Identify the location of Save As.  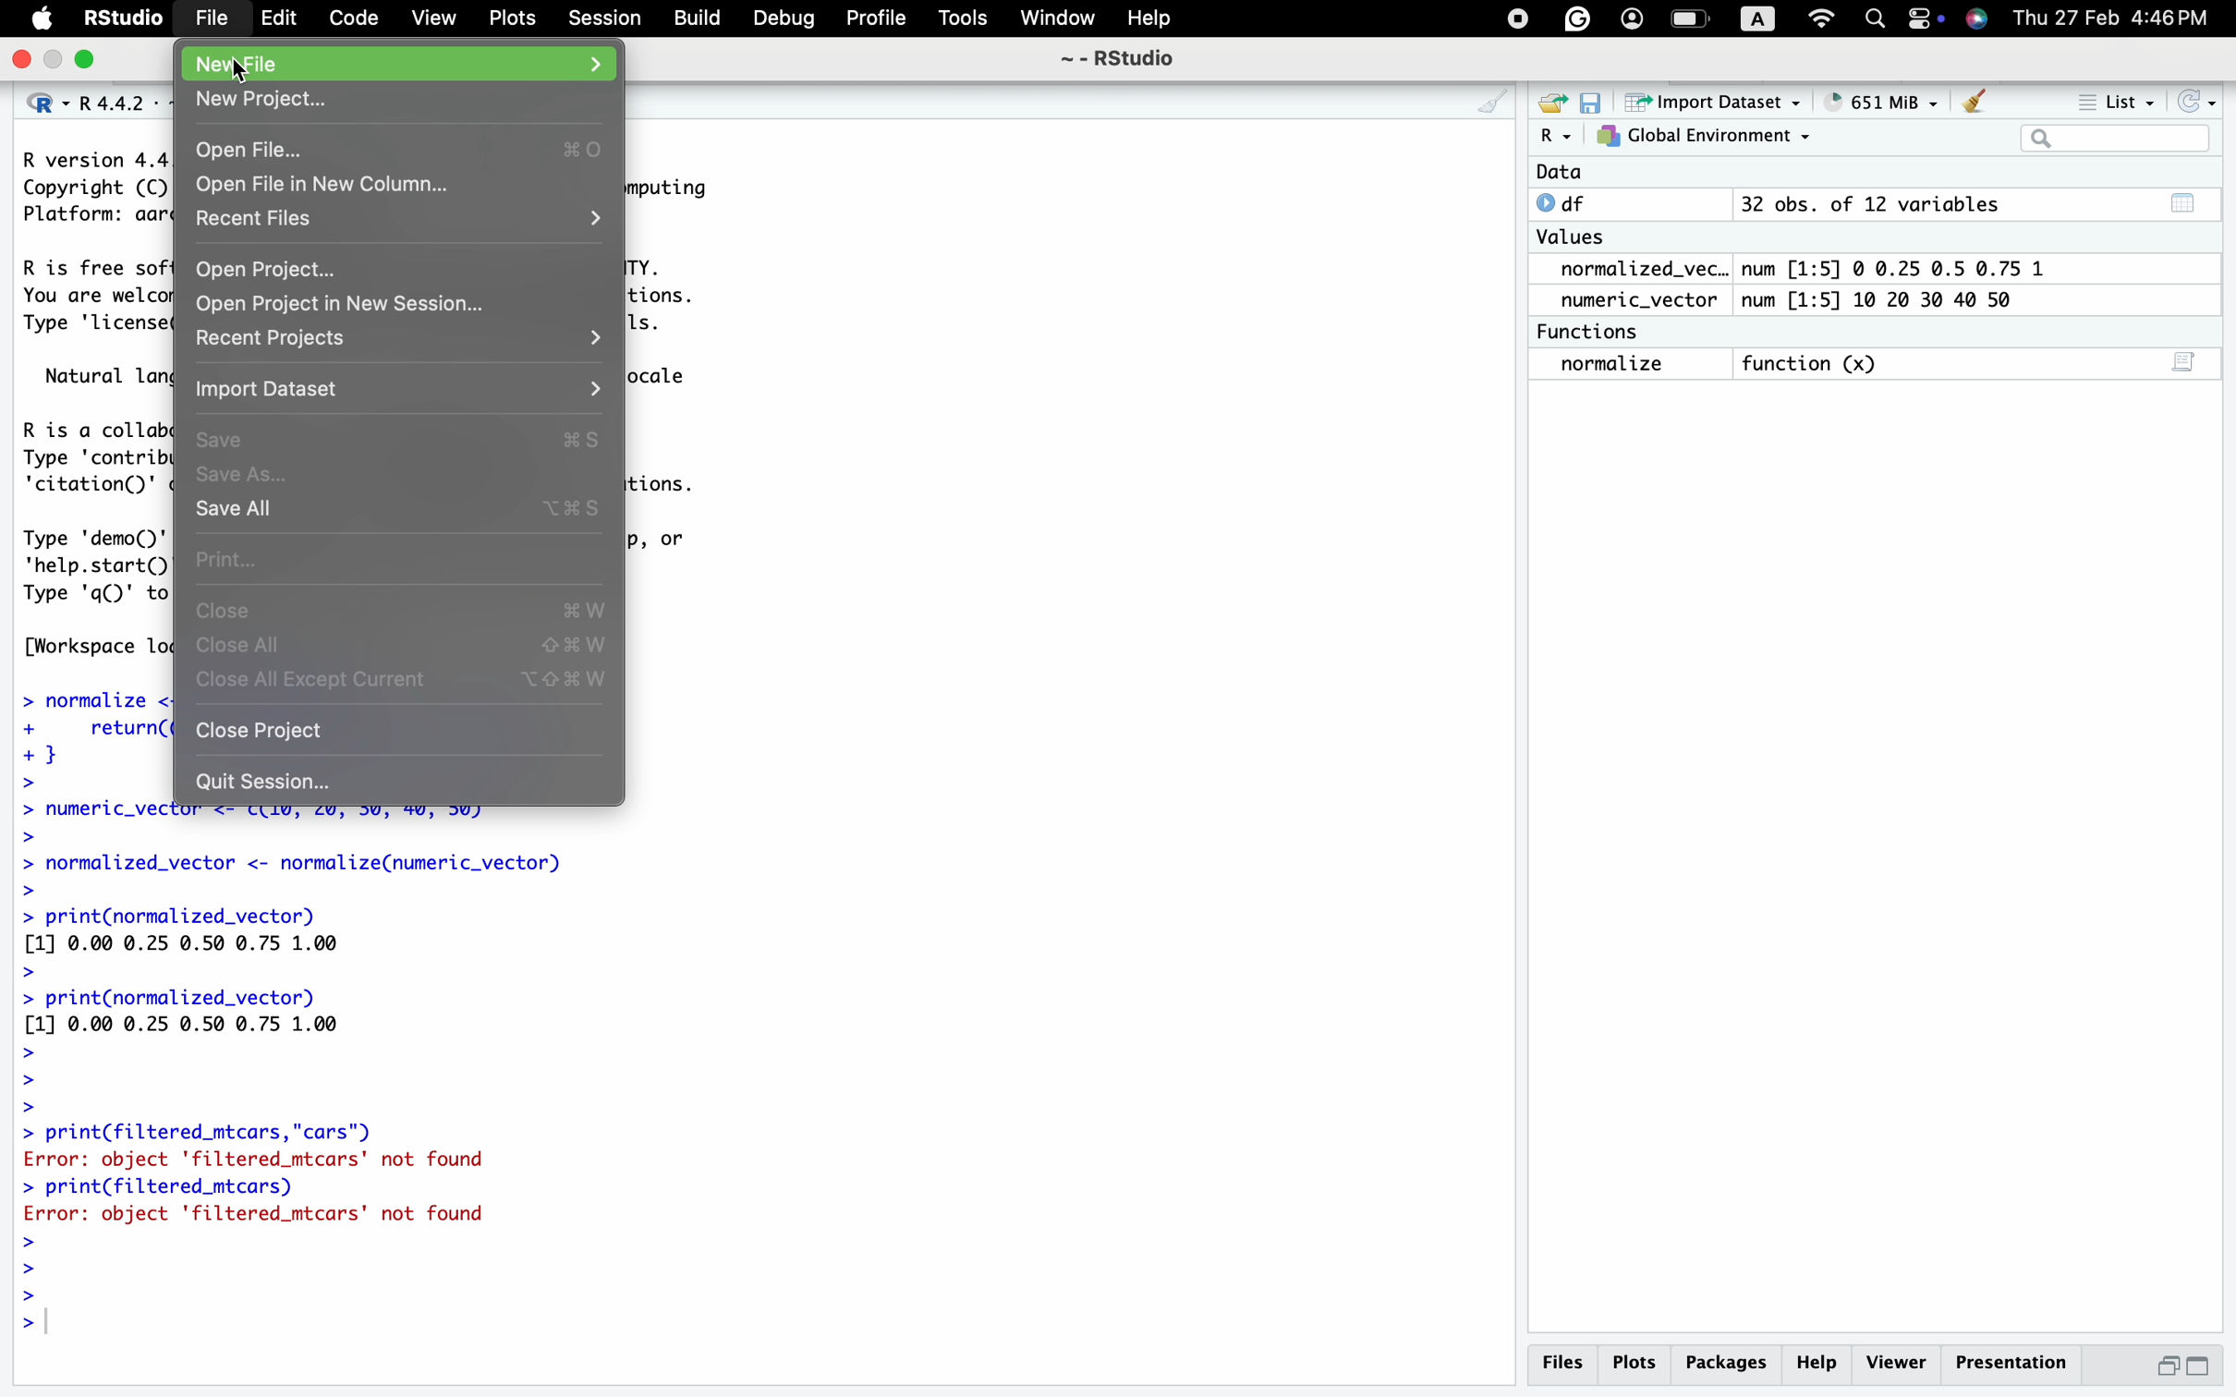
(291, 478).